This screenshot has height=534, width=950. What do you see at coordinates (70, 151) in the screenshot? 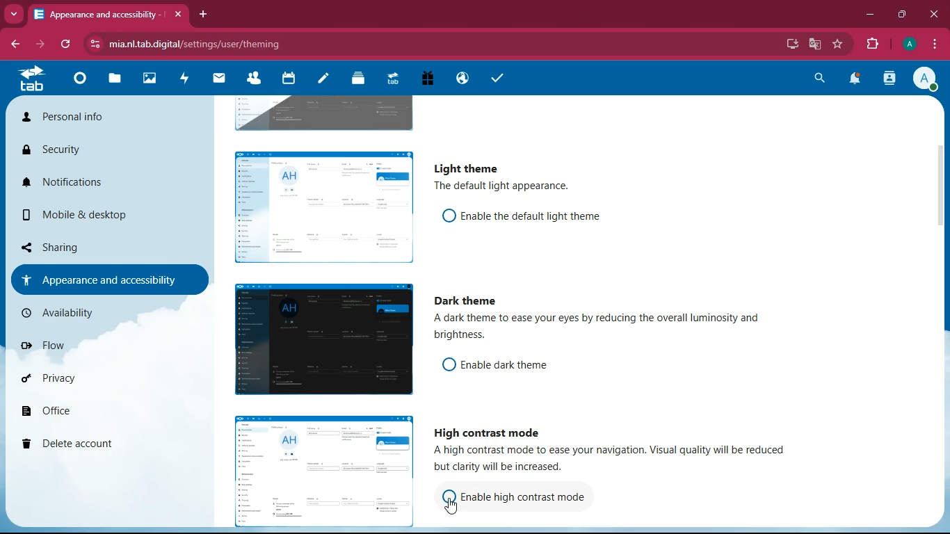
I see `security` at bounding box center [70, 151].